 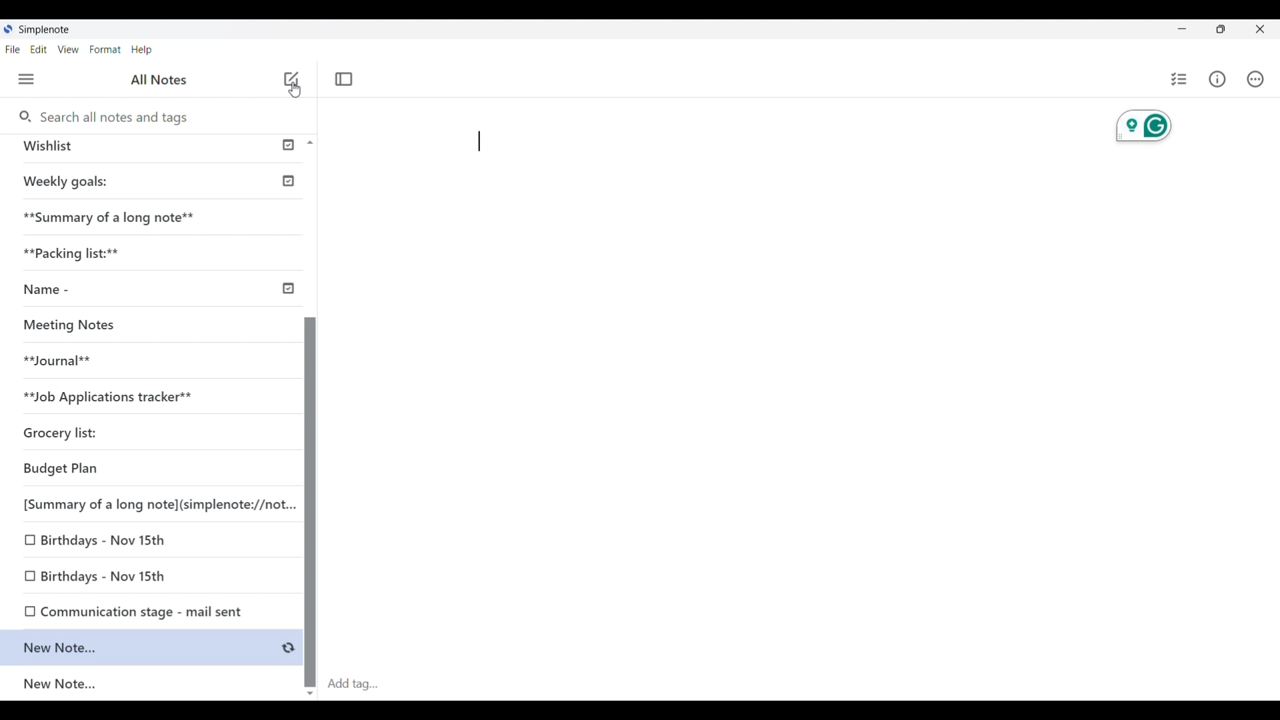 What do you see at coordinates (285, 285) in the screenshot?
I see `timeline` at bounding box center [285, 285].